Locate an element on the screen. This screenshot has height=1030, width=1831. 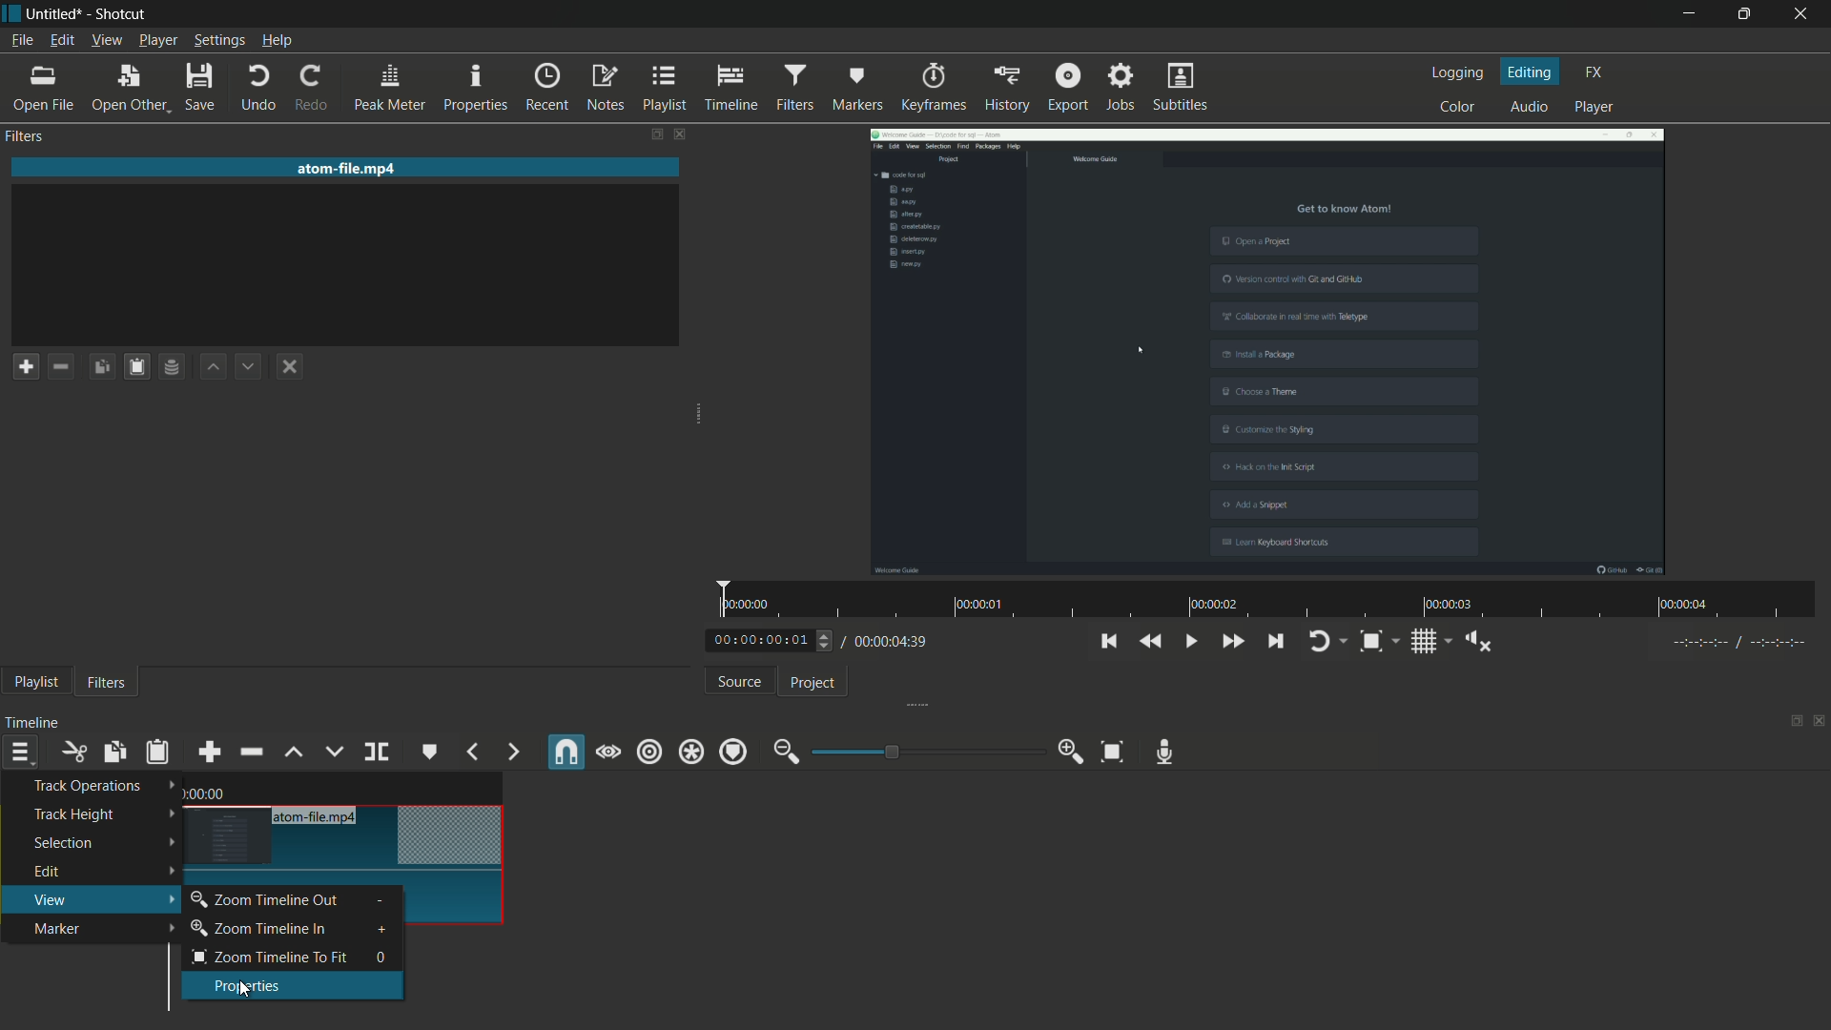
cut is located at coordinates (73, 752).